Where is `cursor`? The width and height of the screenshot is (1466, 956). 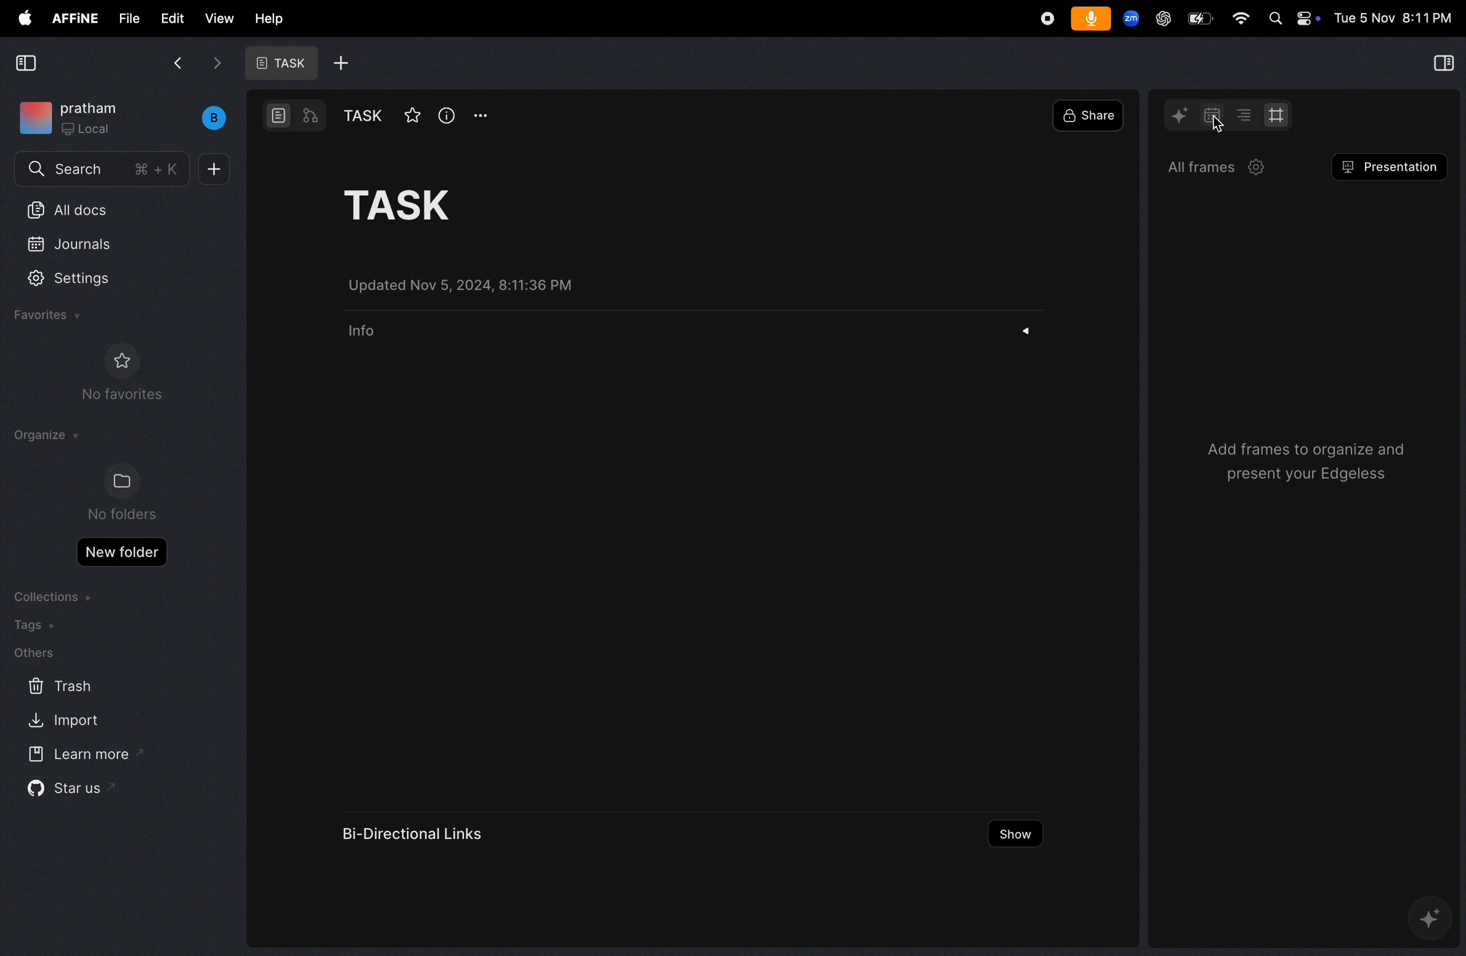
cursor is located at coordinates (1214, 126).